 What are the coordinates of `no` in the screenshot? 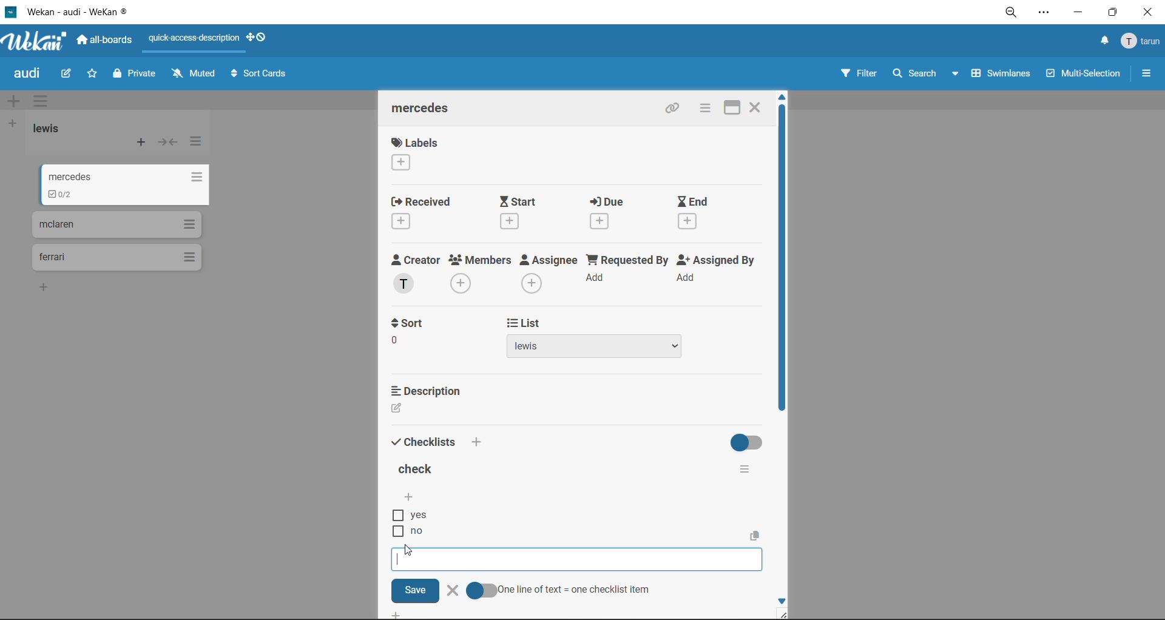 It's located at (428, 532).